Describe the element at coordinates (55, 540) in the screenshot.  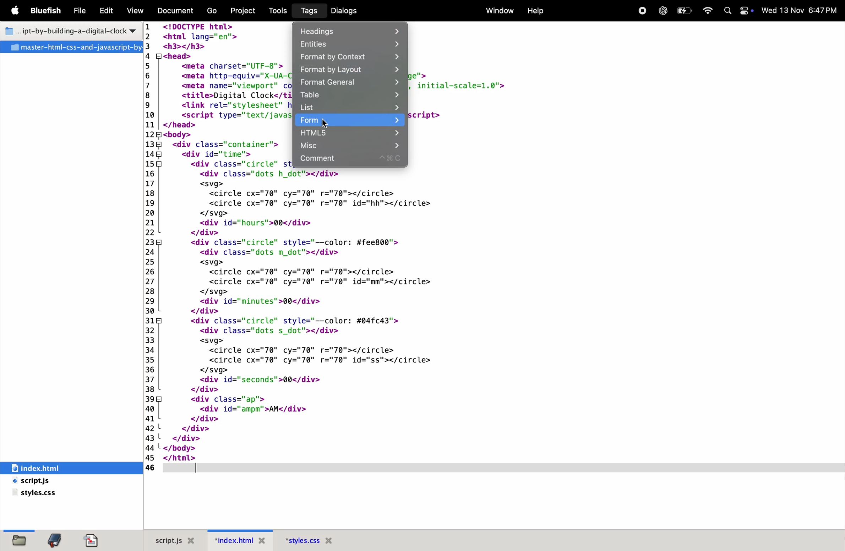
I see `bookmarks` at that location.